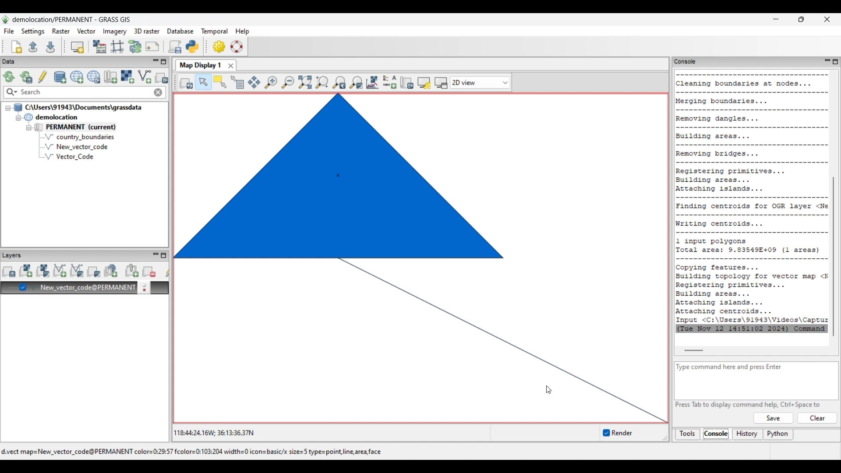  What do you see at coordinates (180, 32) in the screenshot?
I see `Database menu` at bounding box center [180, 32].